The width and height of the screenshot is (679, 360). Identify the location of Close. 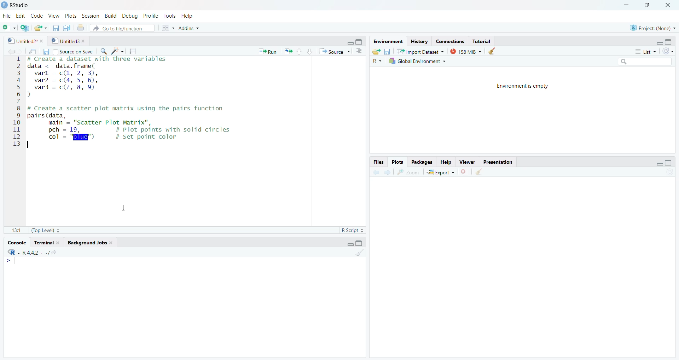
(669, 7).